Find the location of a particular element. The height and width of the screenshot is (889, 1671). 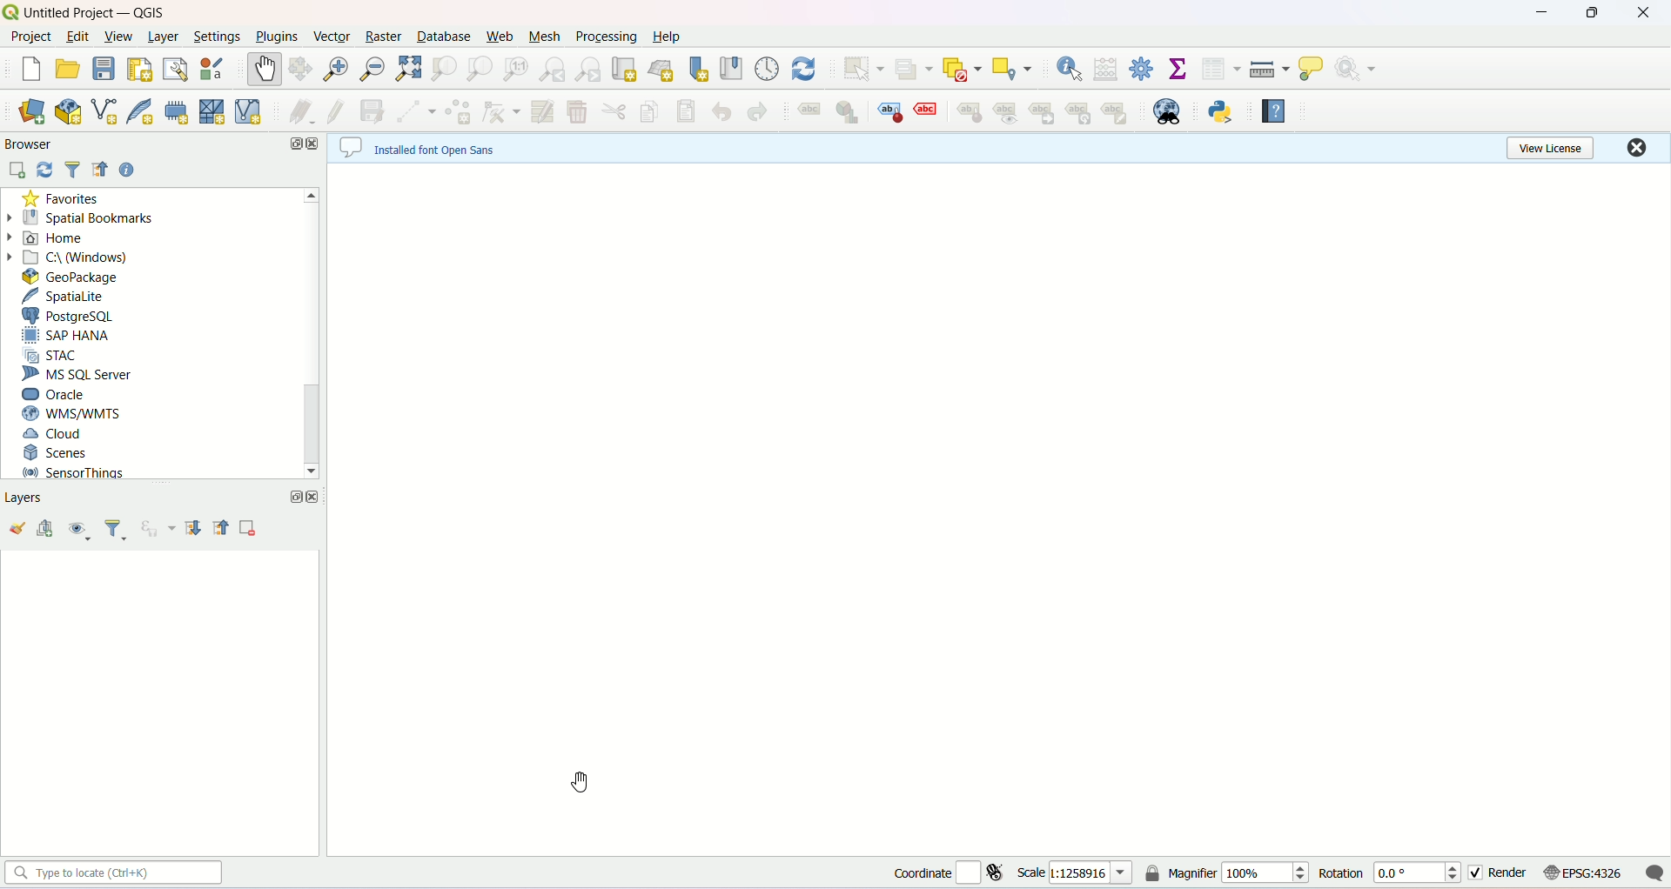

magnifier is located at coordinates (1192, 873).